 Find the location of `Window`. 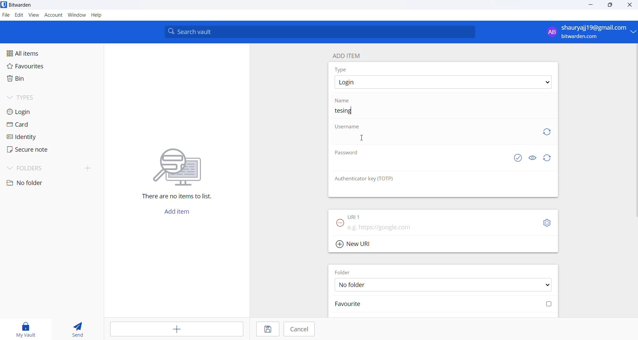

Window is located at coordinates (77, 16).